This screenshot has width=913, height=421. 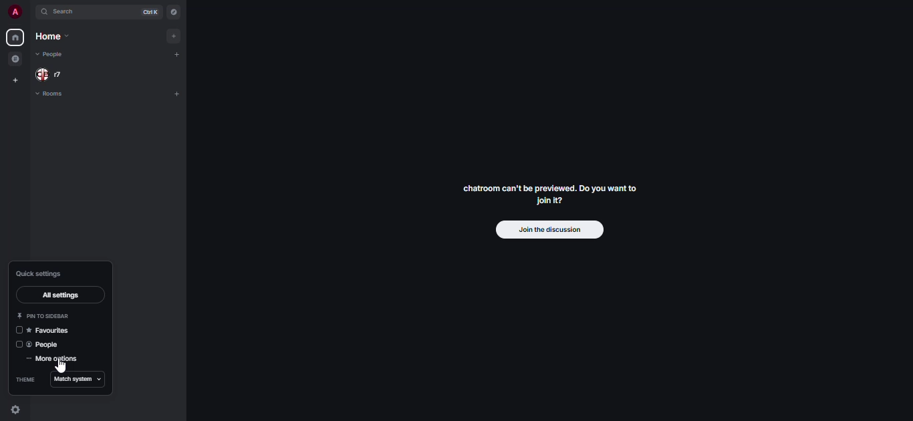 What do you see at coordinates (15, 410) in the screenshot?
I see `quick settings` at bounding box center [15, 410].